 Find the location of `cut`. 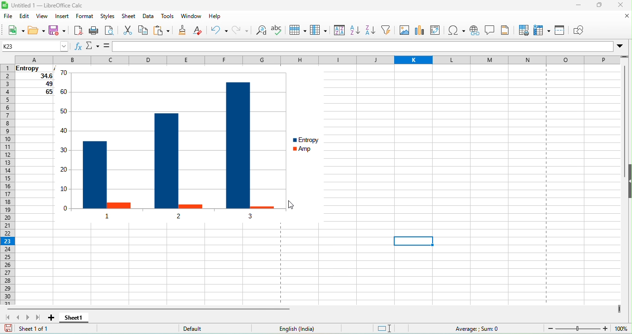

cut is located at coordinates (125, 30).